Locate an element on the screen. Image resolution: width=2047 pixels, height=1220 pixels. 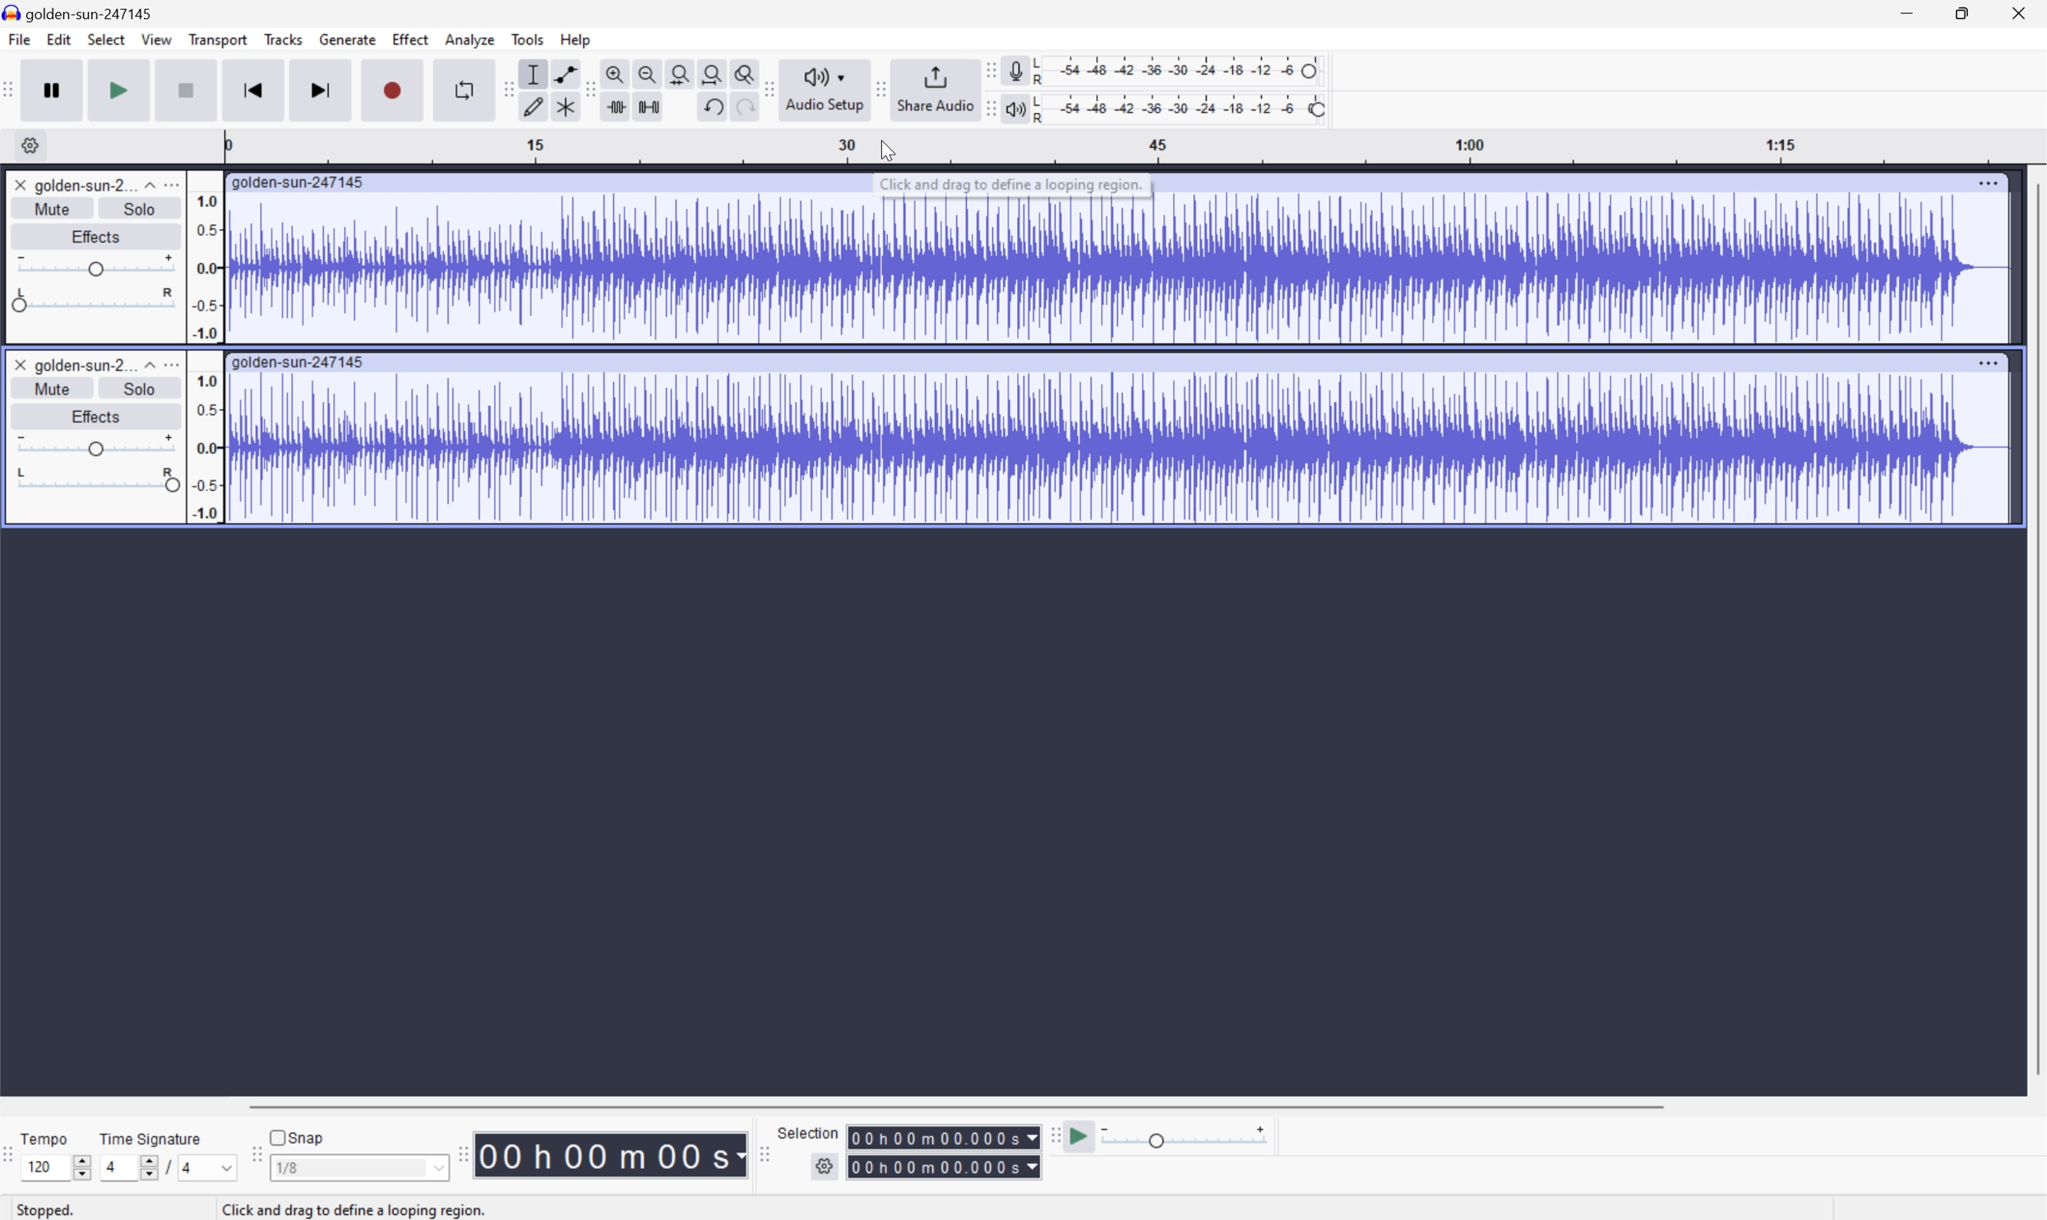
Click and drag to define a looping region is located at coordinates (1014, 181).